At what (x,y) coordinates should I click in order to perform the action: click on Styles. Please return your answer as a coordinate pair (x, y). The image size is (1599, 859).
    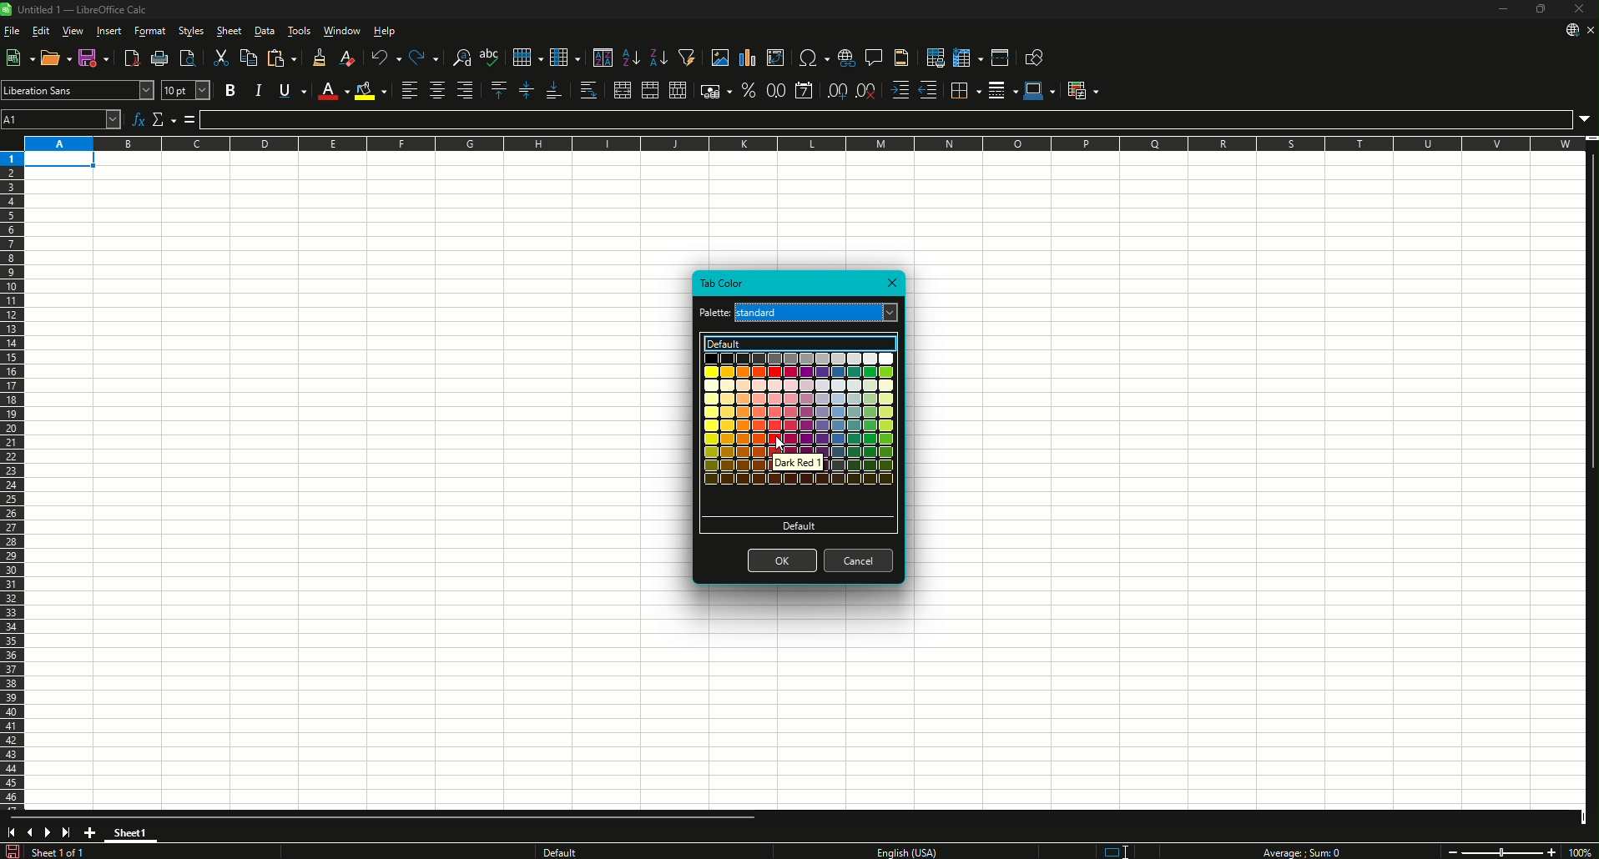
    Looking at the image, I should click on (192, 30).